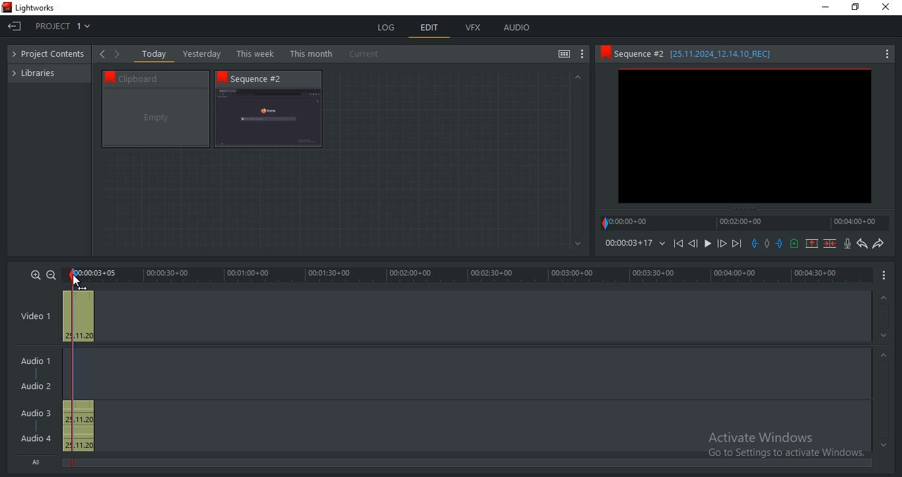  What do you see at coordinates (36, 386) in the screenshot?
I see `Audio 2` at bounding box center [36, 386].